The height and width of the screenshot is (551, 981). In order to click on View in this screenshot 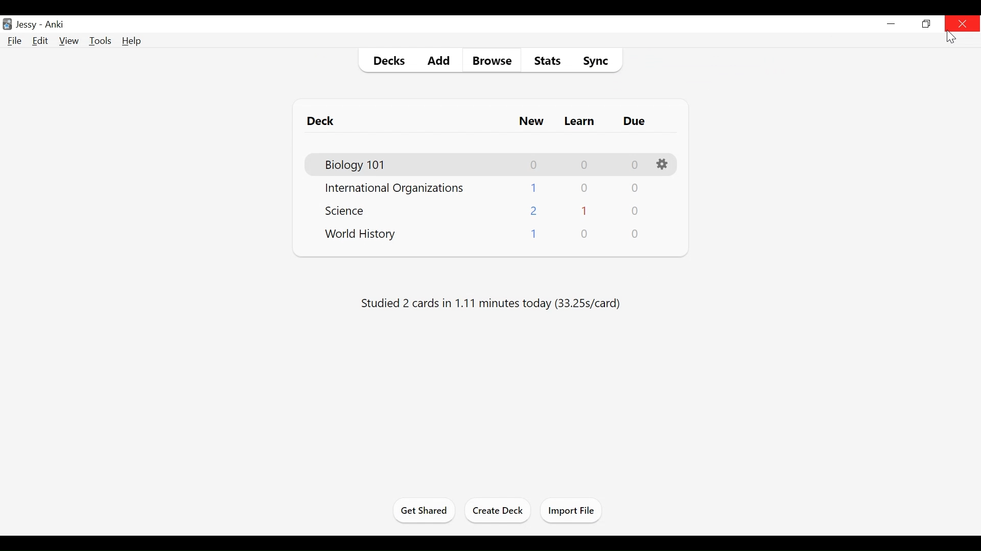, I will do `click(69, 40)`.